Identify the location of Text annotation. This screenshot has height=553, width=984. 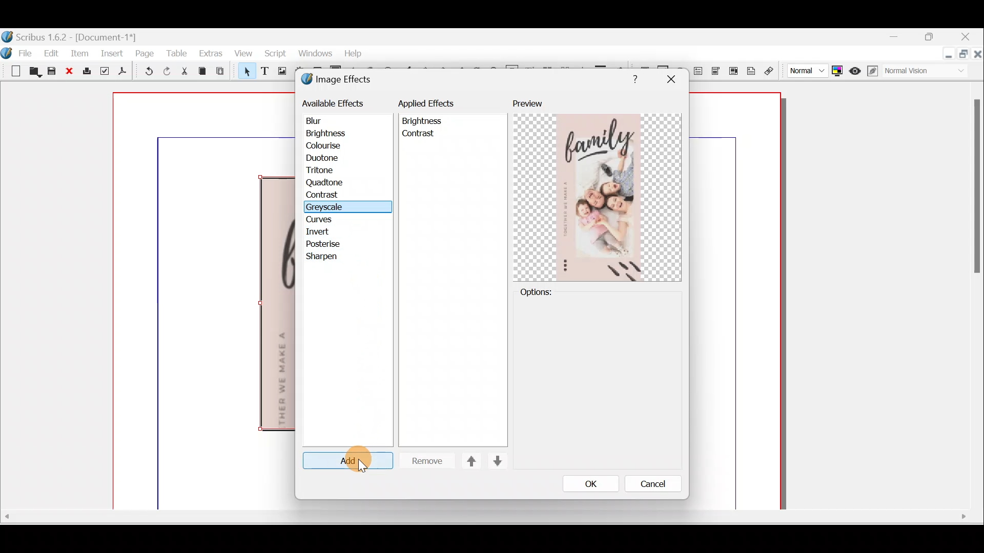
(751, 73).